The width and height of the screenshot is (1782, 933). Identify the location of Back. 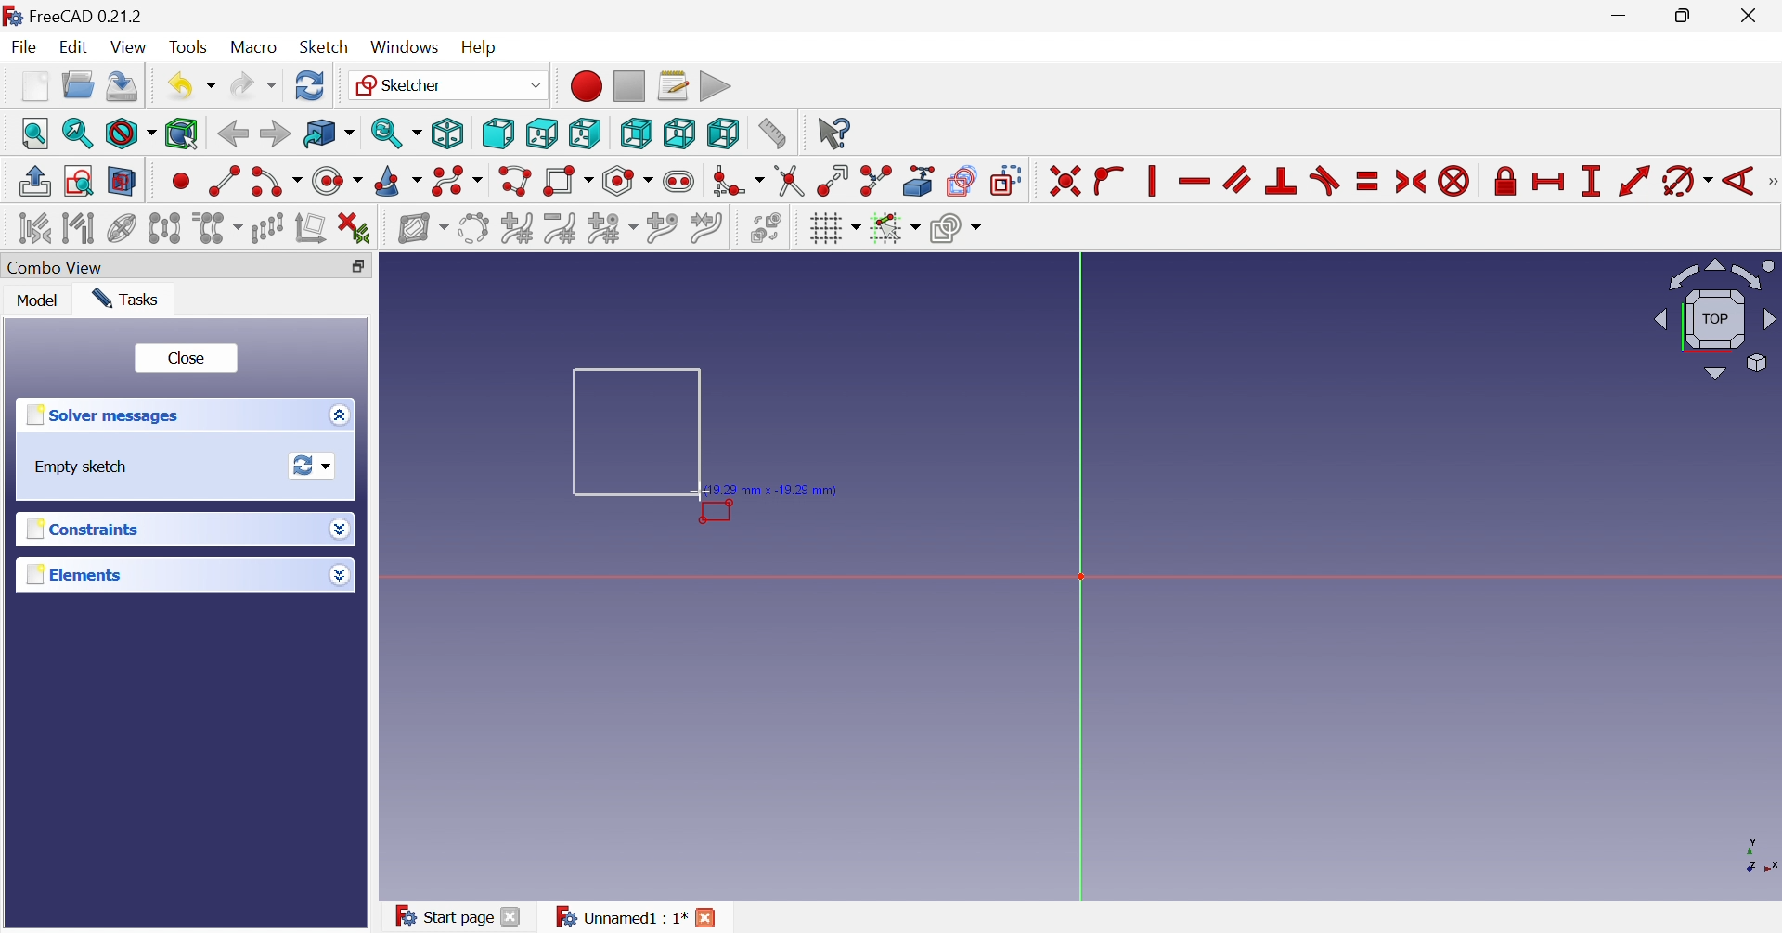
(232, 134).